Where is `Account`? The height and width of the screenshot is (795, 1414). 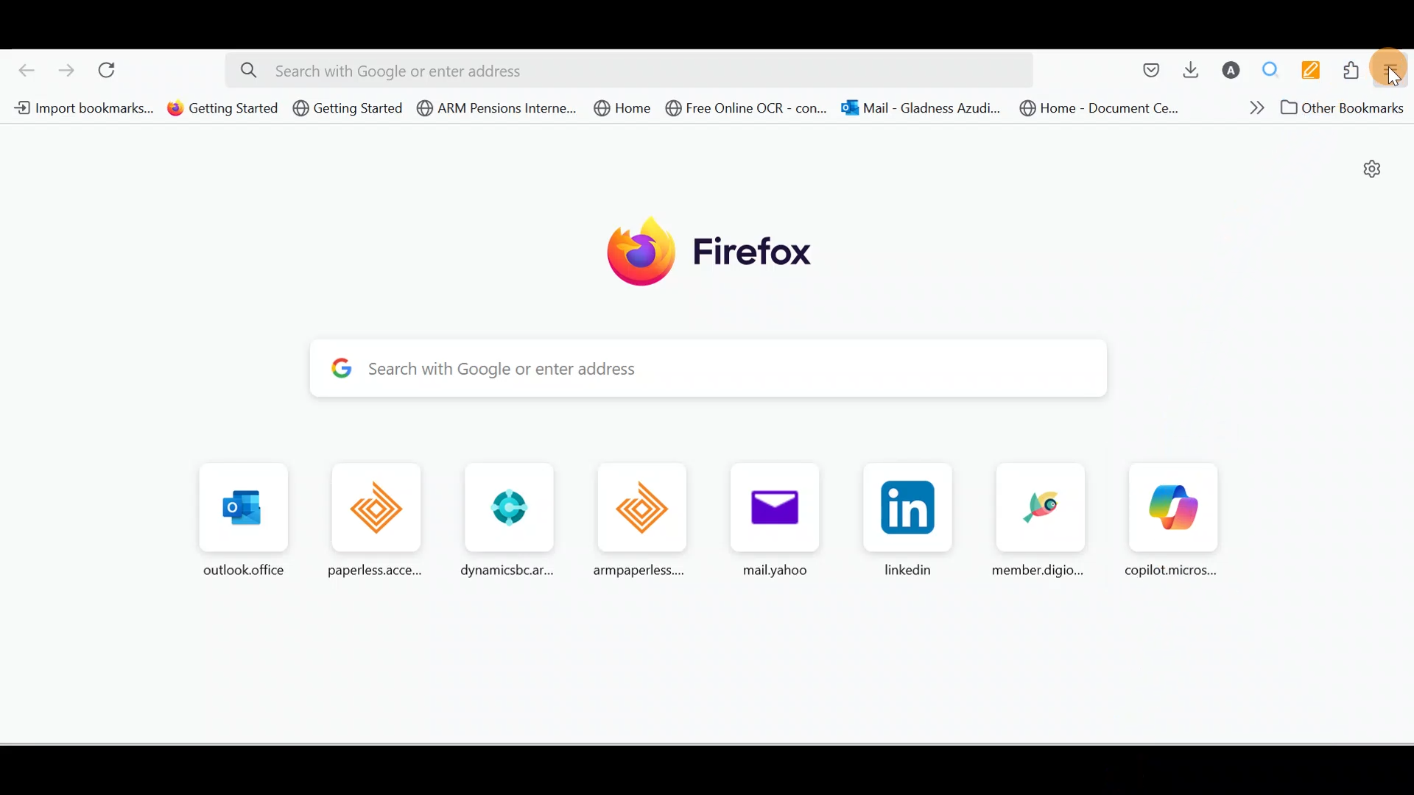
Account is located at coordinates (1231, 70).